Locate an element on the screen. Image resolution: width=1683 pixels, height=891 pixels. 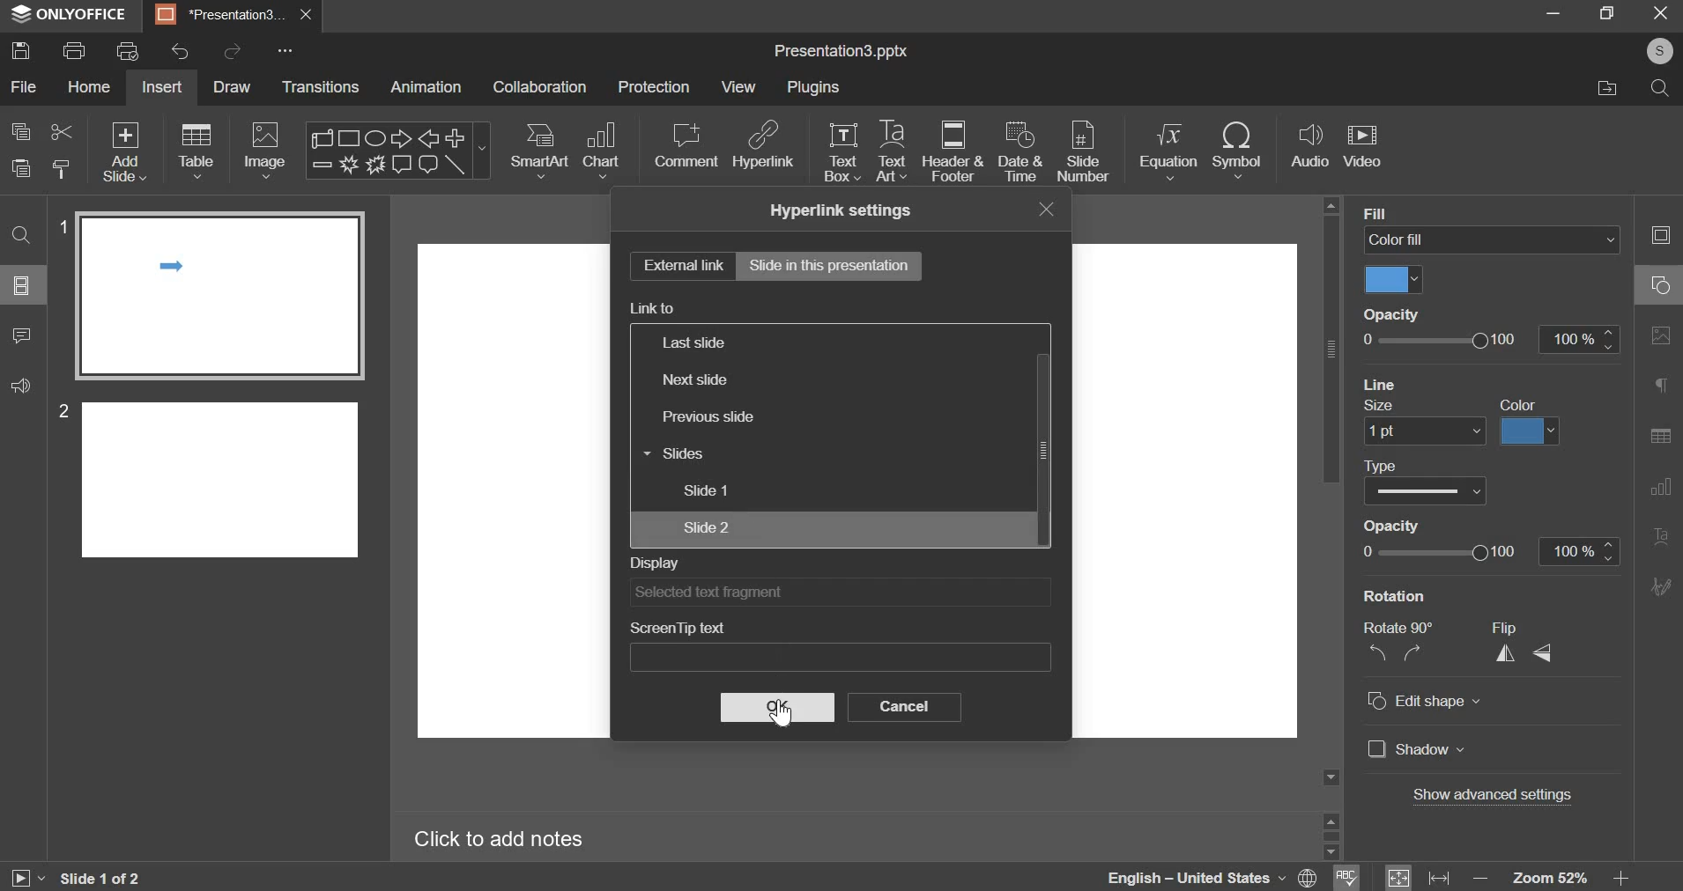
line is located at coordinates (1380, 383).